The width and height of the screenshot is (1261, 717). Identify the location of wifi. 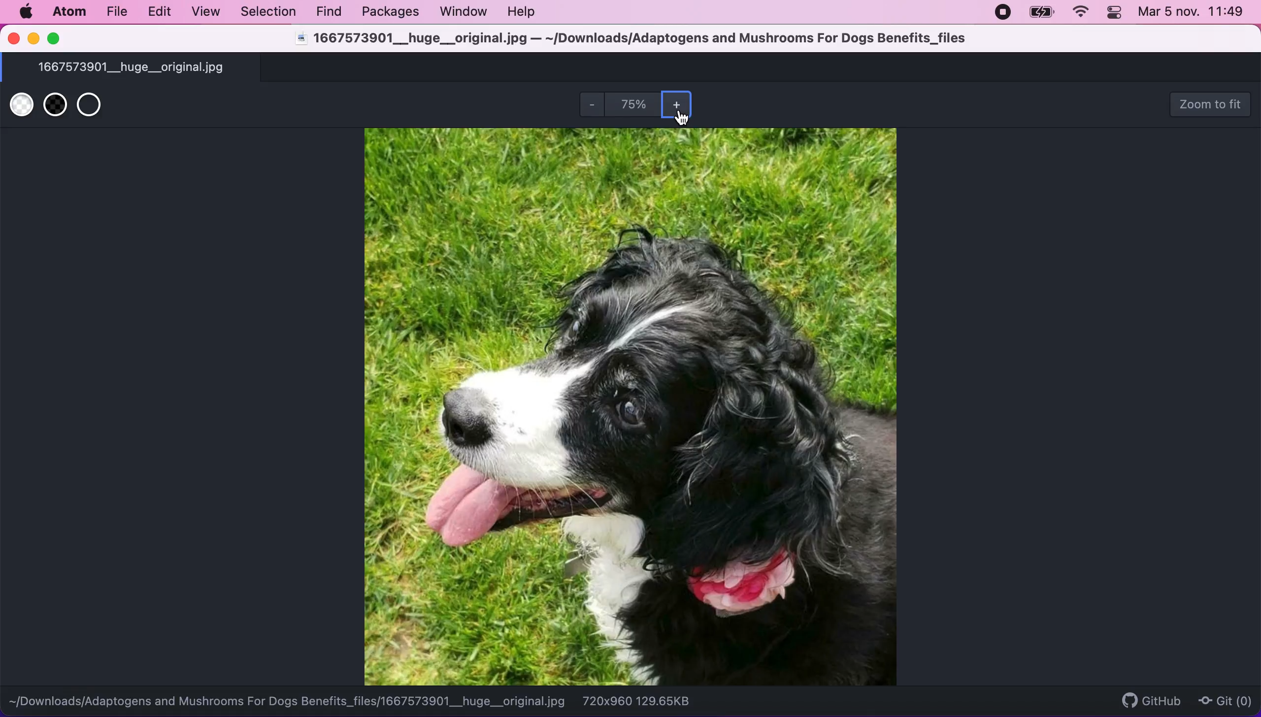
(1085, 13).